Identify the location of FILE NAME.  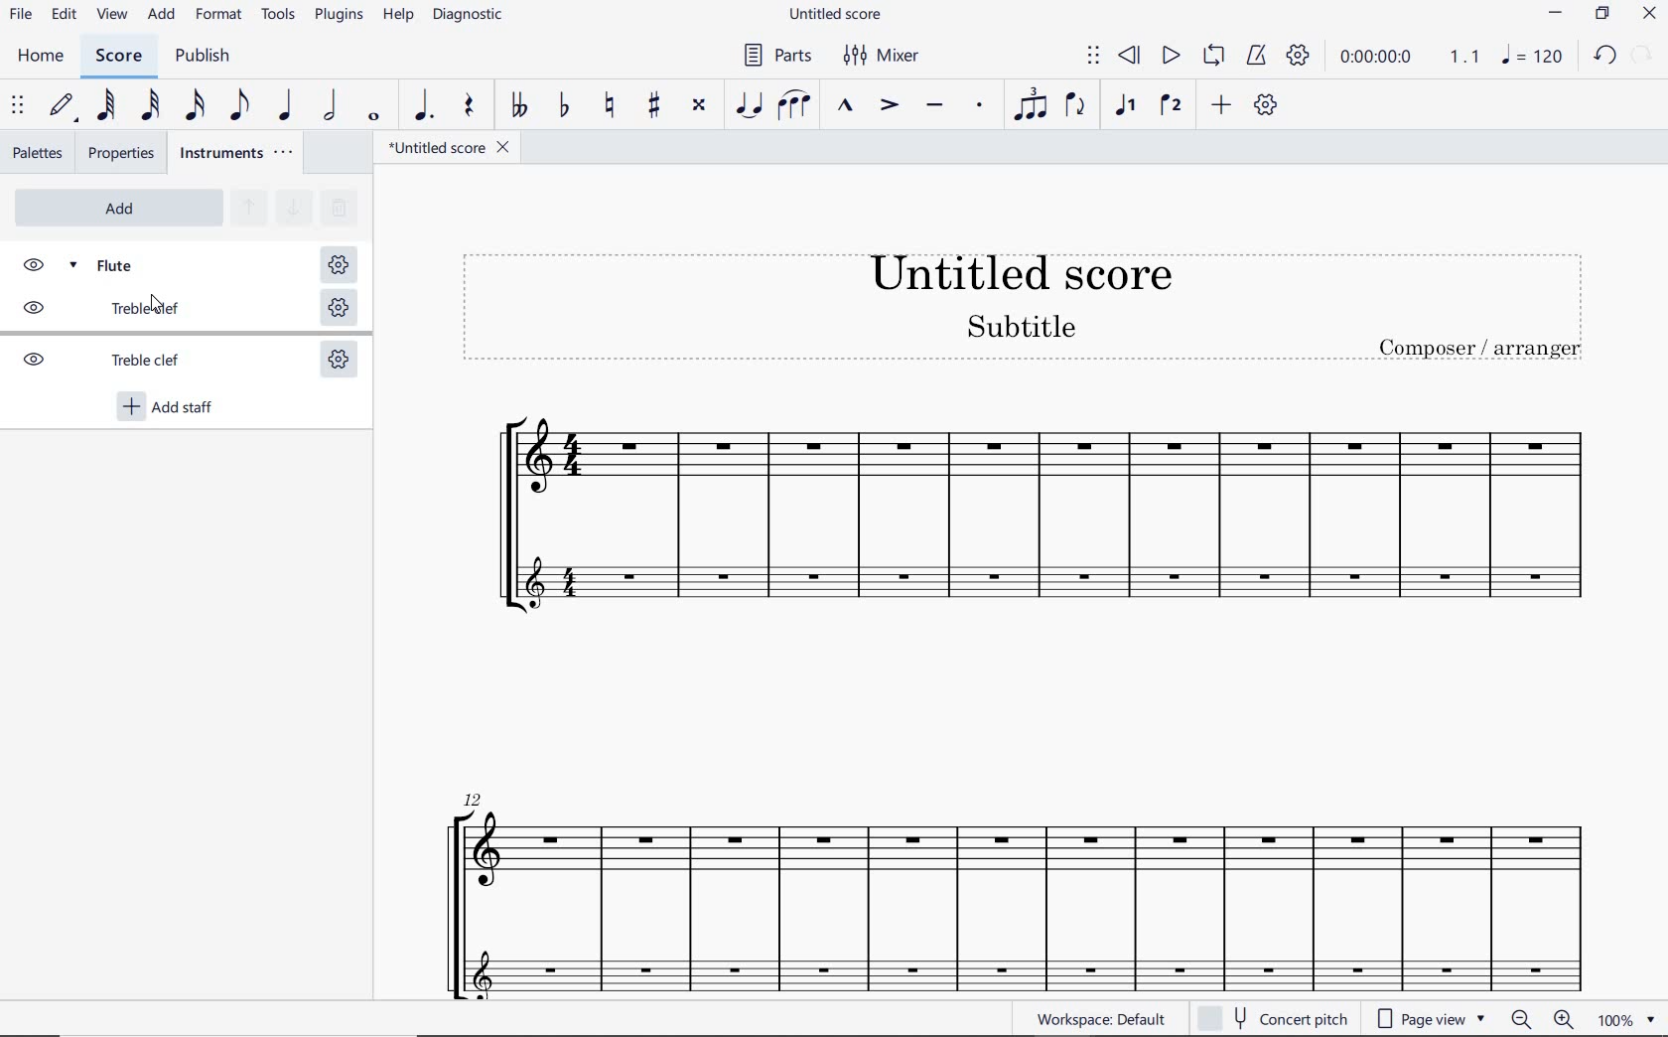
(835, 13).